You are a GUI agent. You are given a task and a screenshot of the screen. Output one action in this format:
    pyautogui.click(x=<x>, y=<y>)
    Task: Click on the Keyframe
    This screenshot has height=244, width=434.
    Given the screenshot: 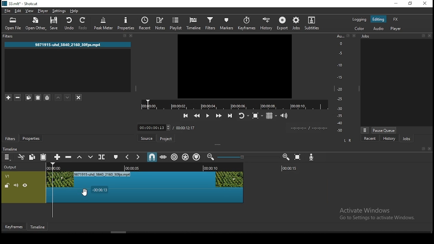 What is the action you would take?
    pyautogui.click(x=15, y=227)
    